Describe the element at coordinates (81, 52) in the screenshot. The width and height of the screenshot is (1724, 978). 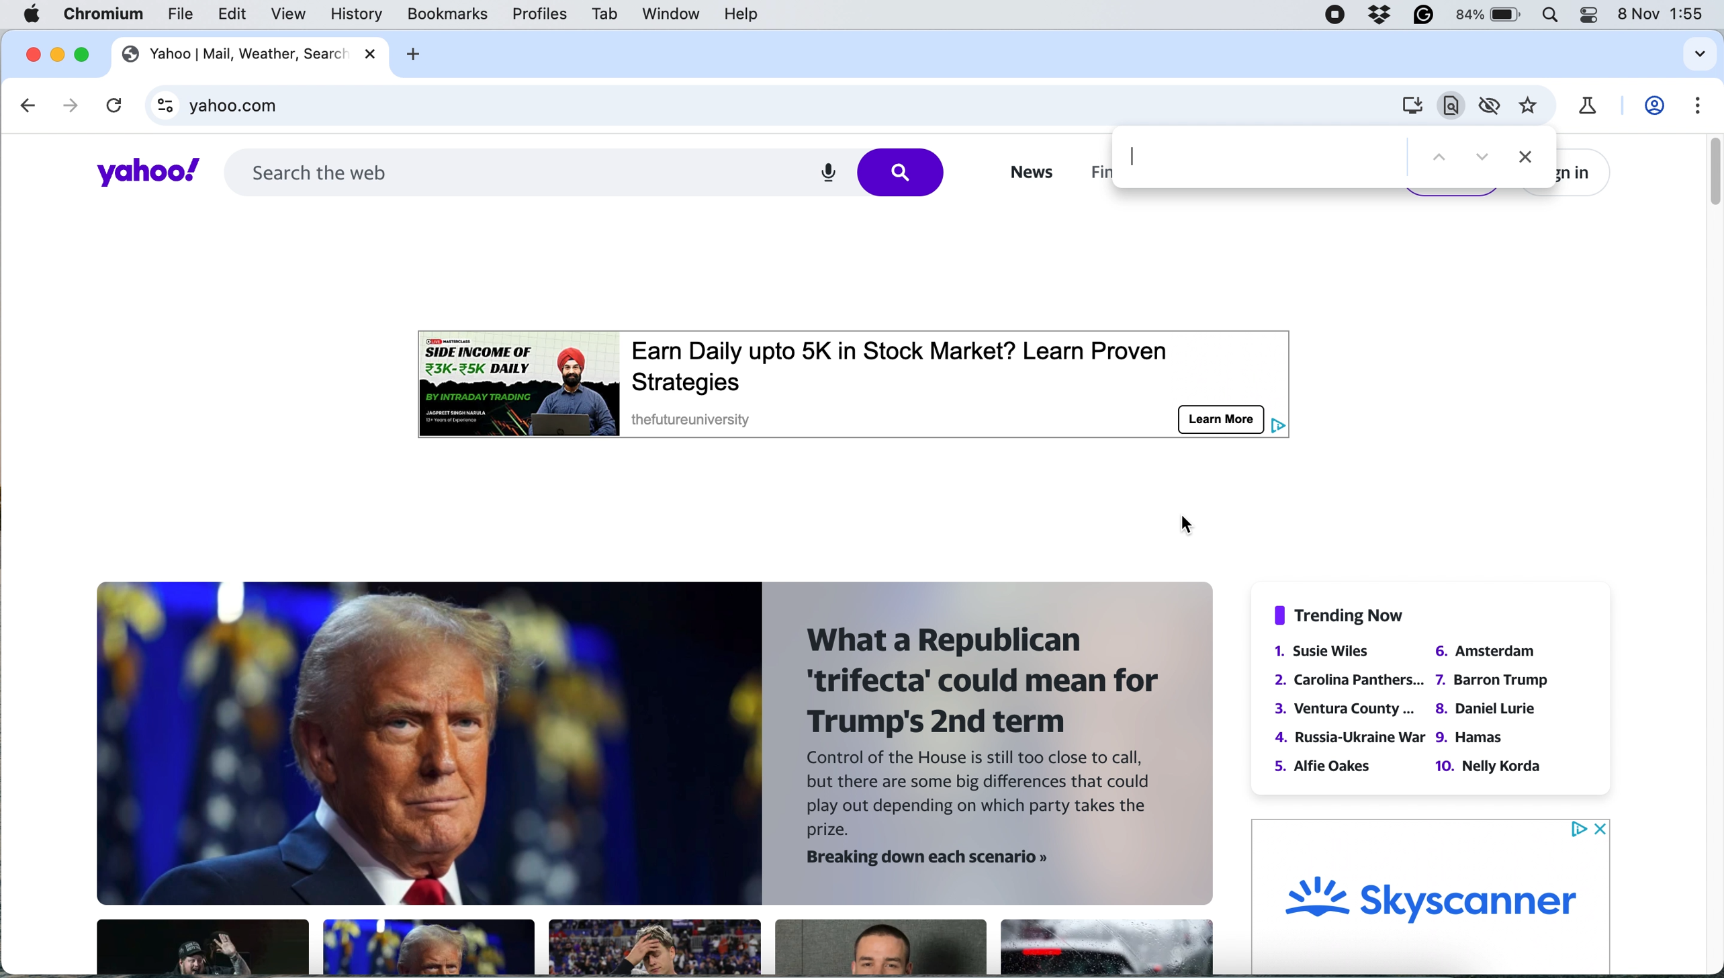
I see `maximise` at that location.